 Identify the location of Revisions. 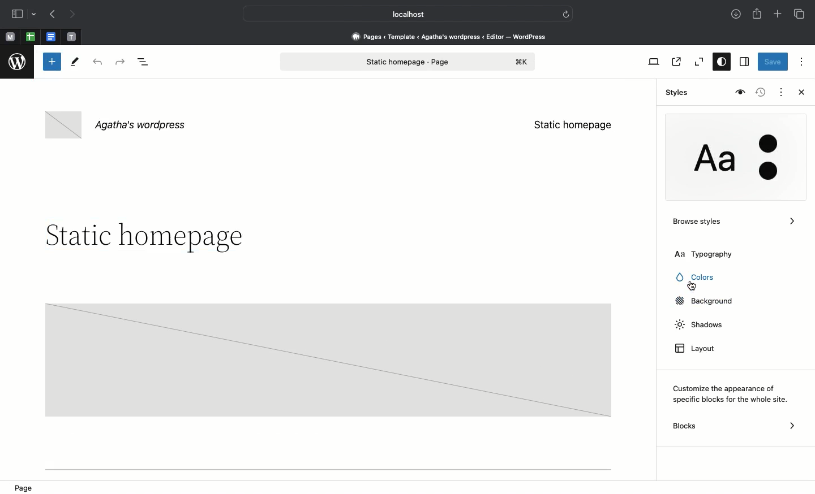
(759, 93).